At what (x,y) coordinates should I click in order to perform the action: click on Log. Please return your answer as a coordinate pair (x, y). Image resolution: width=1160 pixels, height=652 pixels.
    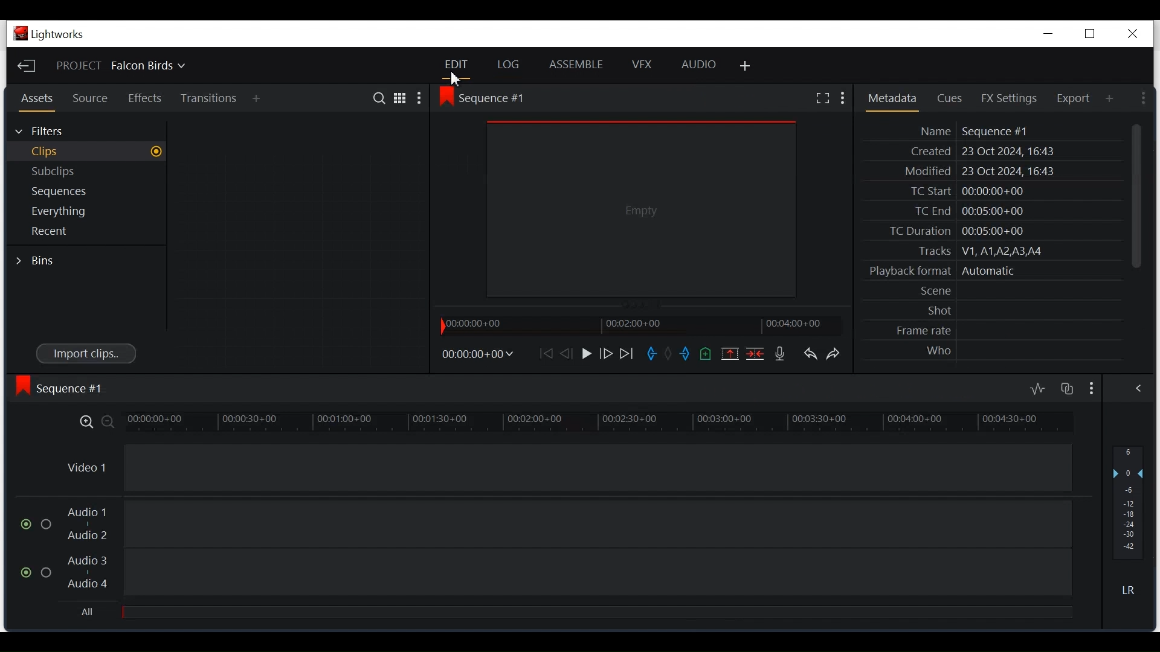
    Looking at the image, I should click on (508, 63).